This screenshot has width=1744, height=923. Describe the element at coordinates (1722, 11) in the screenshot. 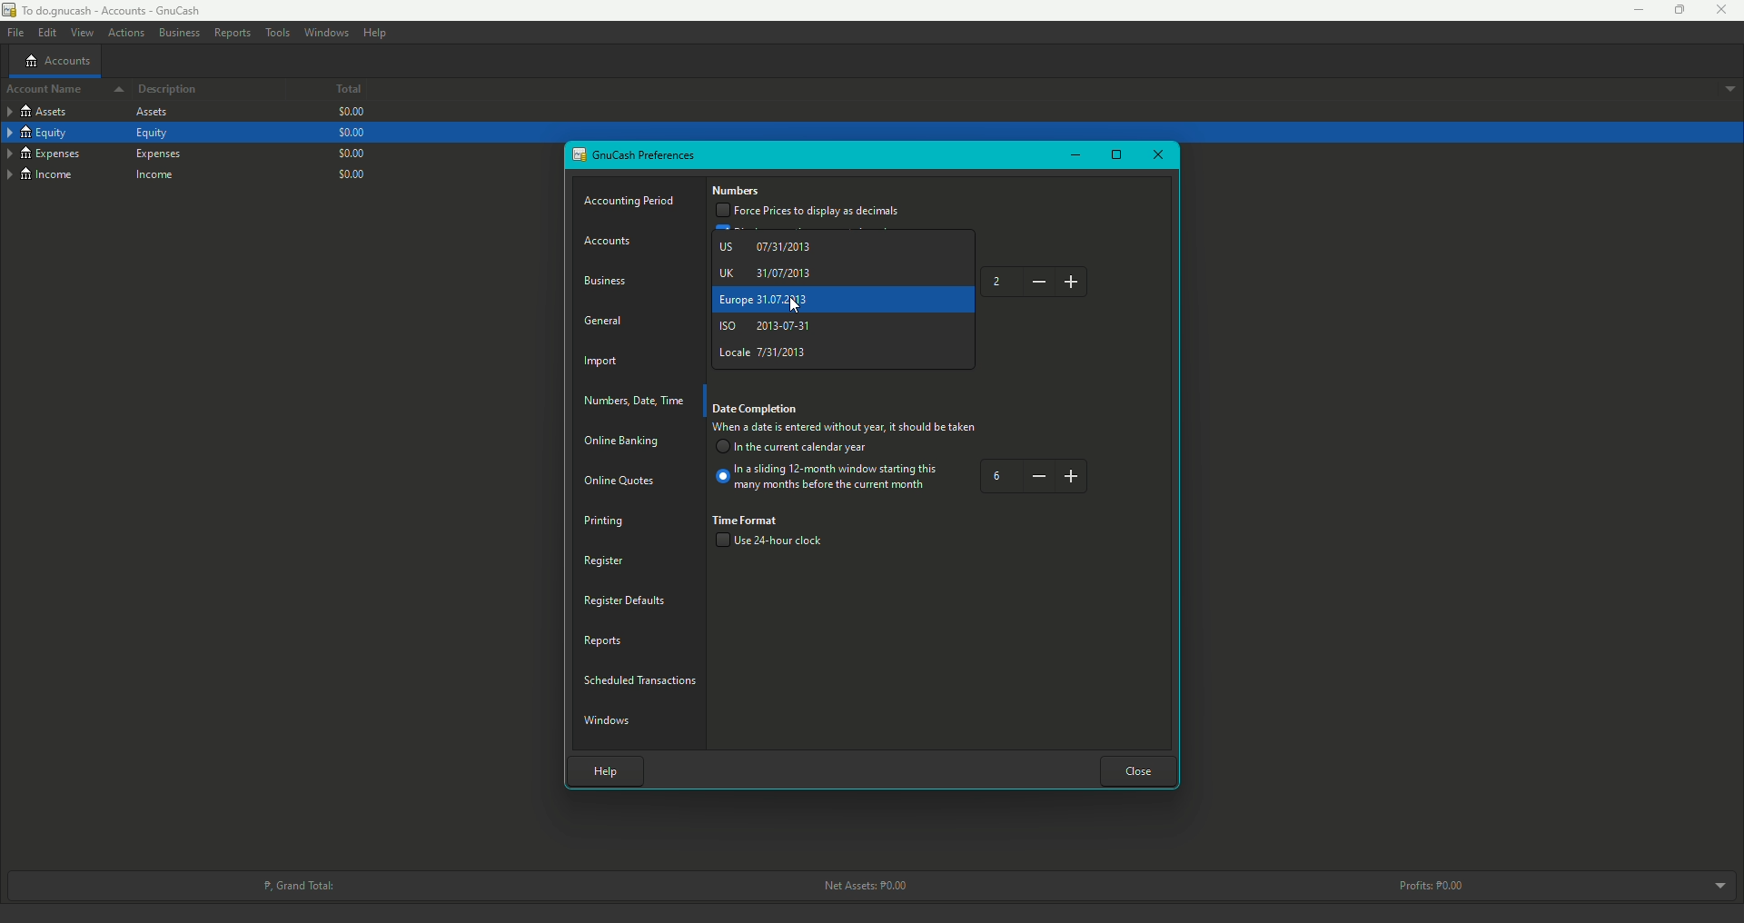

I see `Close` at that location.